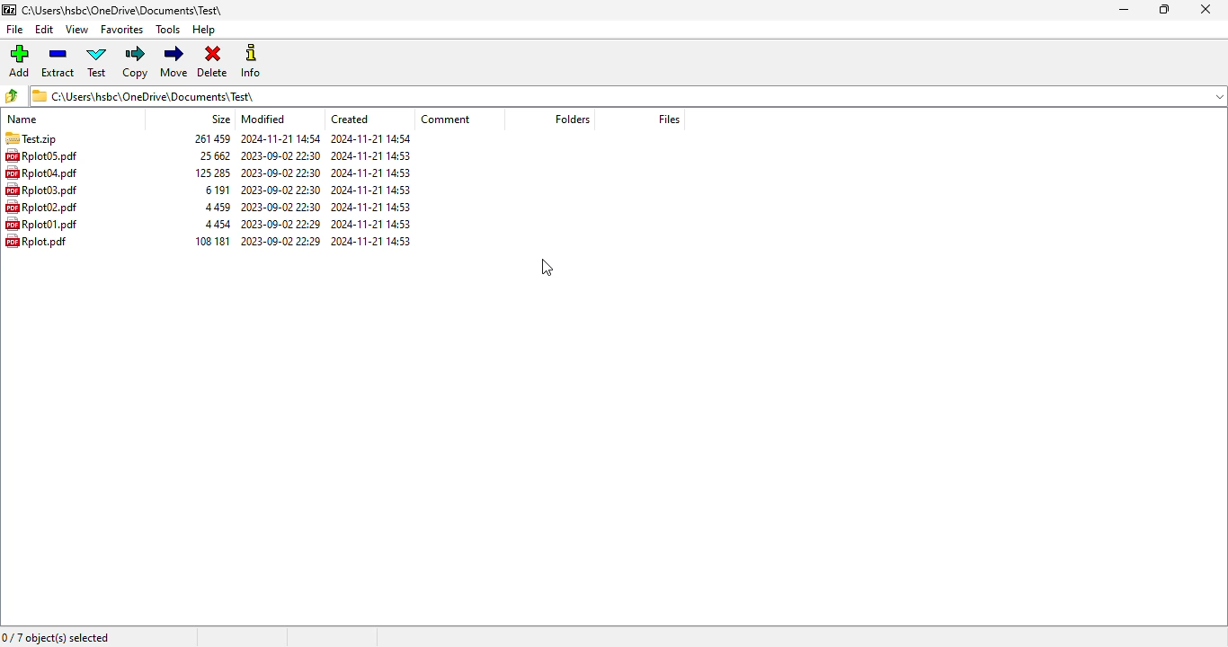 The width and height of the screenshot is (1228, 647). I want to click on minimize, so click(1123, 10).